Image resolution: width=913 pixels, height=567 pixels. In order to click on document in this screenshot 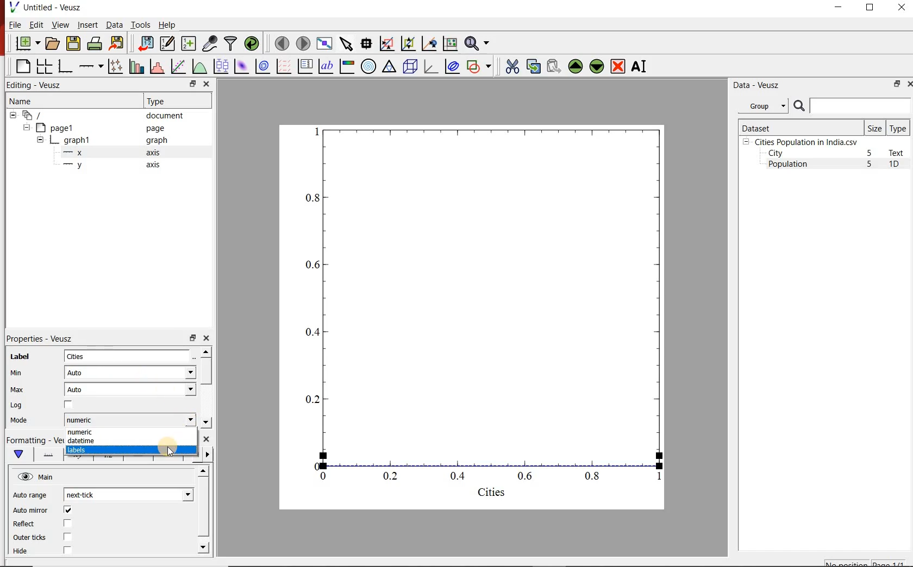, I will do `click(100, 115)`.